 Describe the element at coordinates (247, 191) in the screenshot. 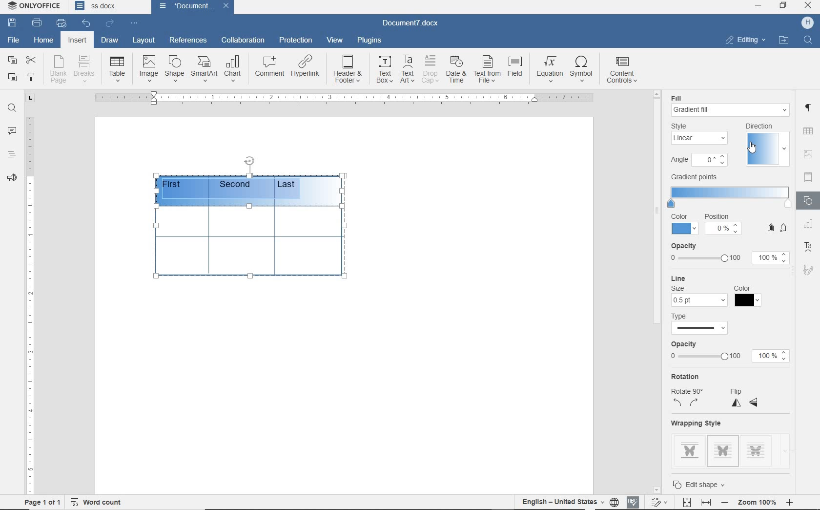

I see `gradient point addded` at that location.